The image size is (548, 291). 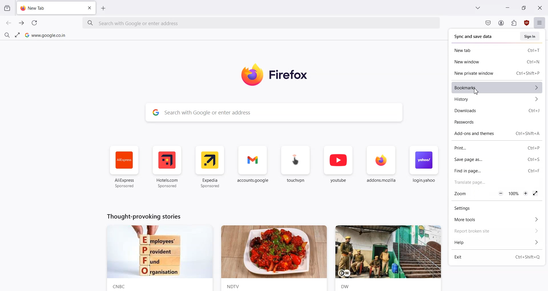 What do you see at coordinates (533, 62) in the screenshot?
I see `Shortcut key` at bounding box center [533, 62].